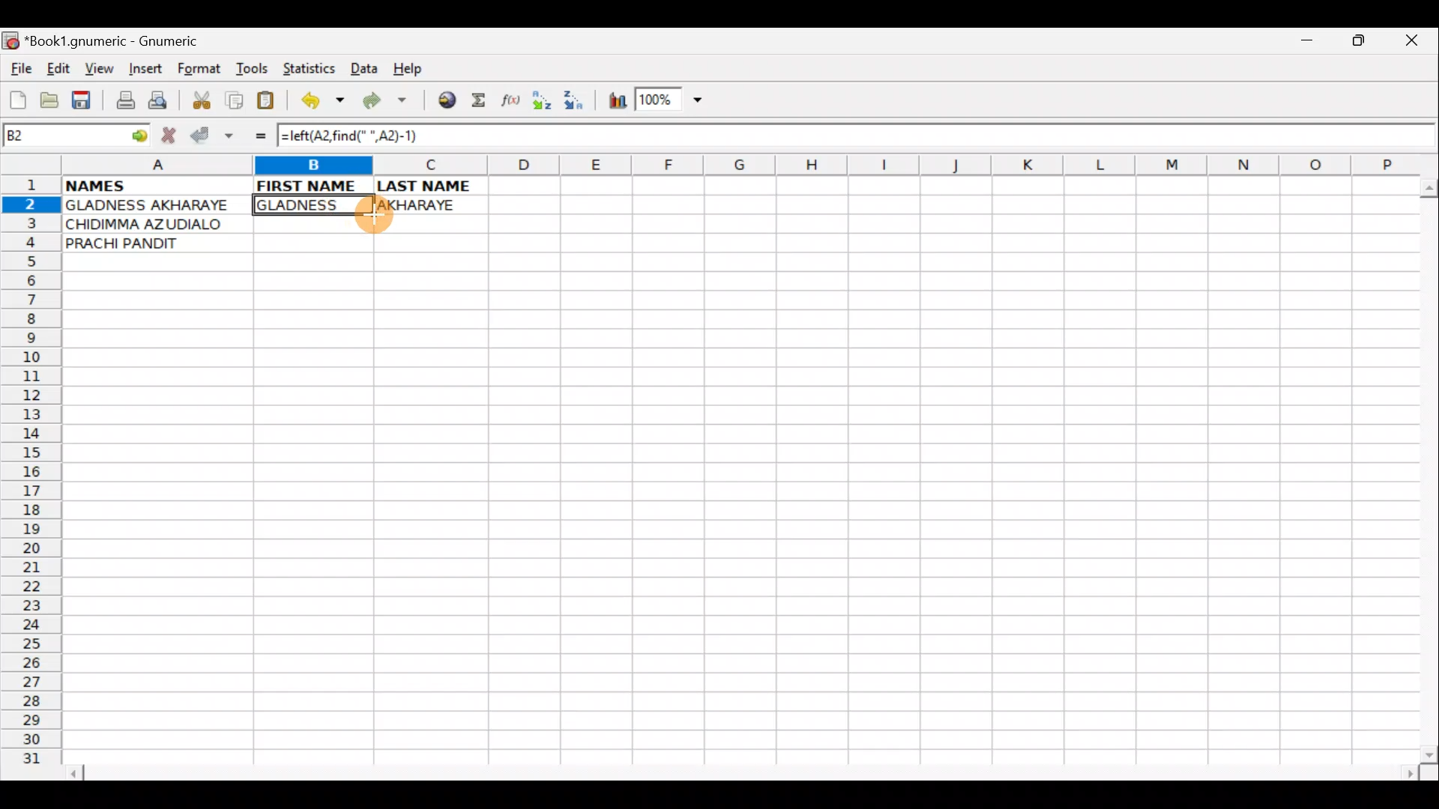 Image resolution: width=1439 pixels, height=809 pixels. Describe the element at coordinates (937, 139) in the screenshot. I see `Formula bar` at that location.